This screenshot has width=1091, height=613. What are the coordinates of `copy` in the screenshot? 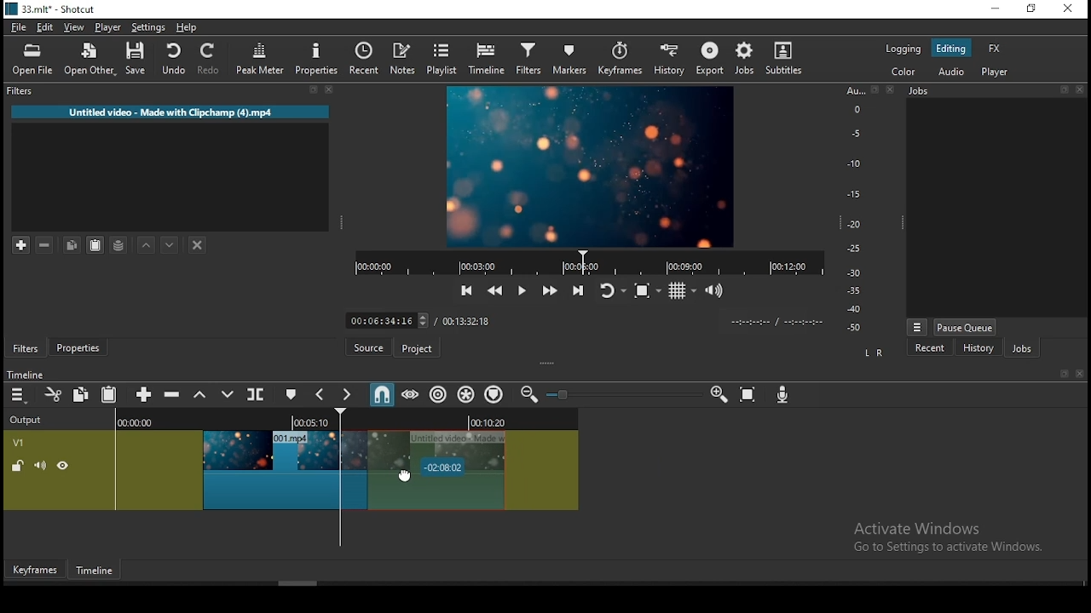 It's located at (84, 394).